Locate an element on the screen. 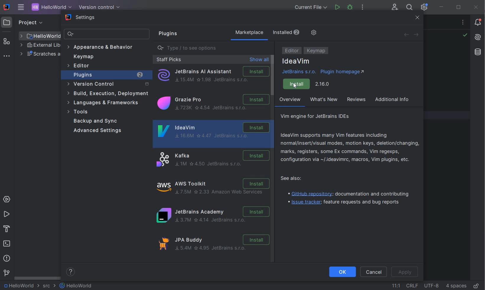 The width and height of the screenshot is (485, 290). staff picks is located at coordinates (169, 59).